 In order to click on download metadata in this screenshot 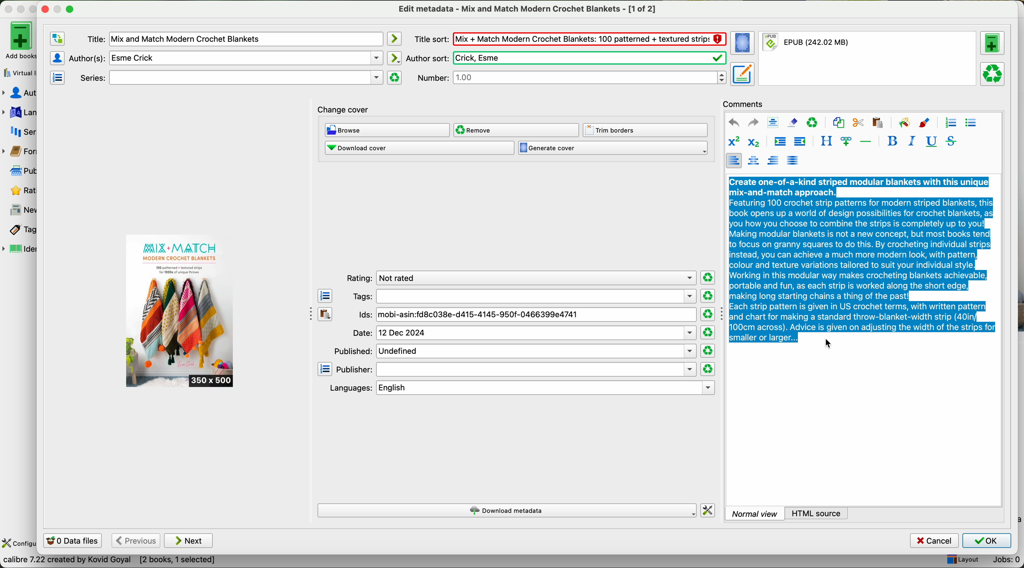, I will do `click(508, 511)`.